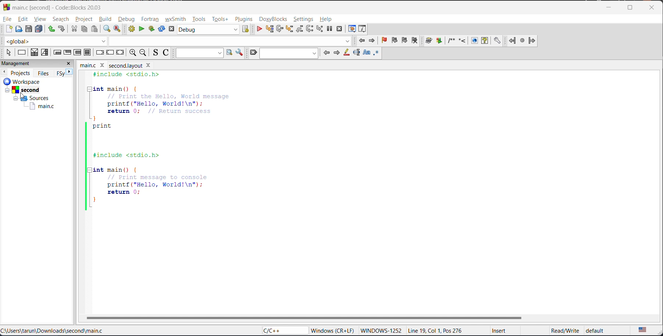 Image resolution: width=663 pixels, height=336 pixels. What do you see at coordinates (330, 29) in the screenshot?
I see `break debugger` at bounding box center [330, 29].